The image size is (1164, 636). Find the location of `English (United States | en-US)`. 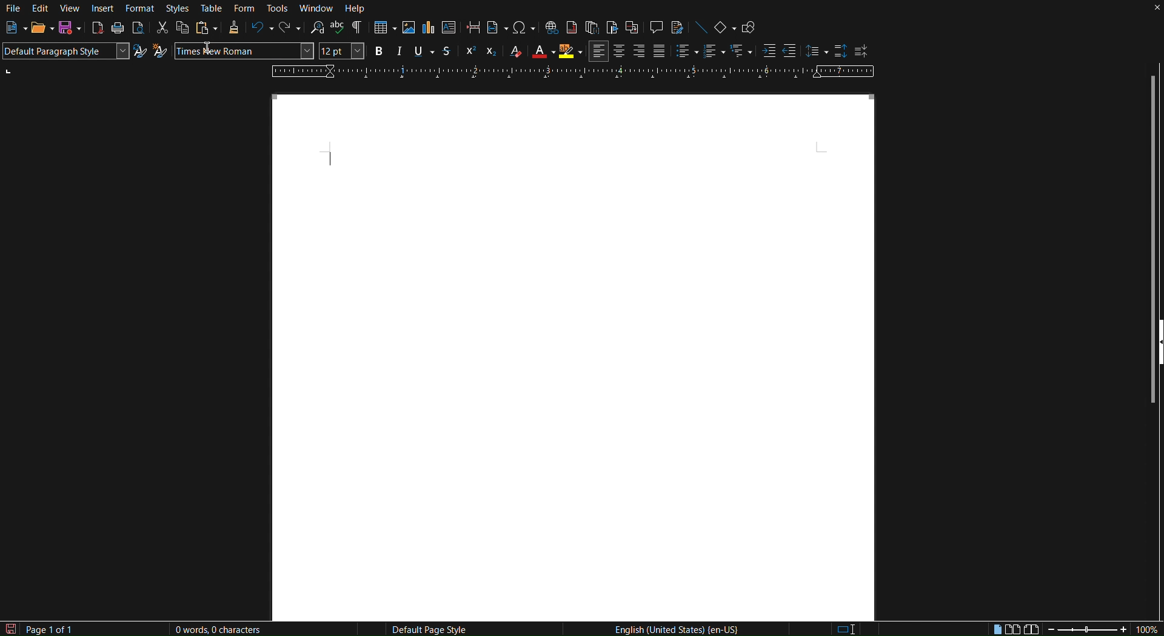

English (United States | en-US) is located at coordinates (679, 629).